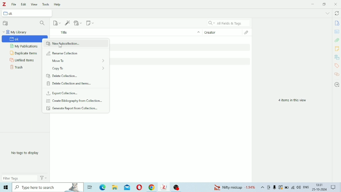 The height and width of the screenshot is (192, 341). I want to click on Create Bibliography from Collection, so click(74, 101).